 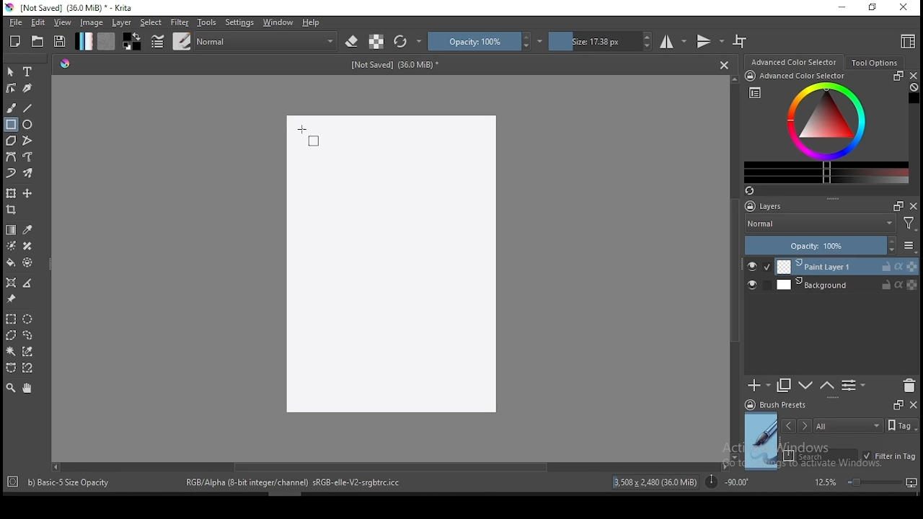 I want to click on wrap around mode, so click(x=741, y=41).